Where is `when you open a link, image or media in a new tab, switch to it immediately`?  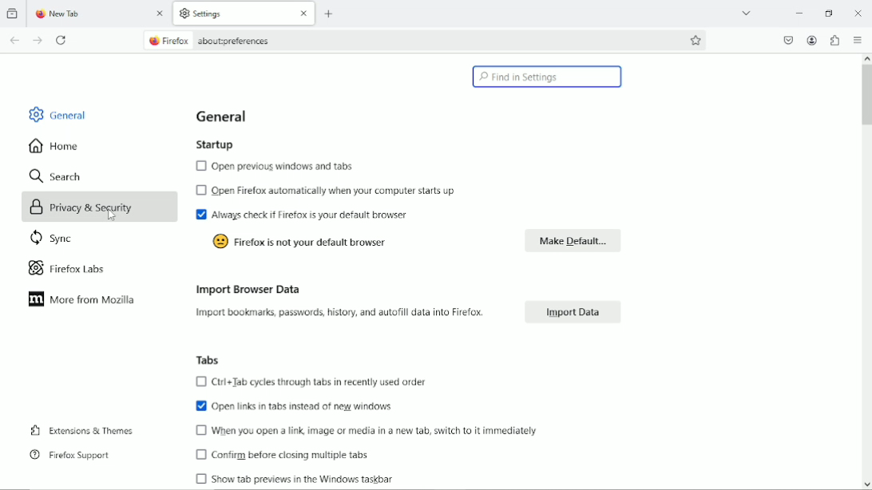 when you open a link, image or media in a new tab, switch to it immediately is located at coordinates (378, 433).